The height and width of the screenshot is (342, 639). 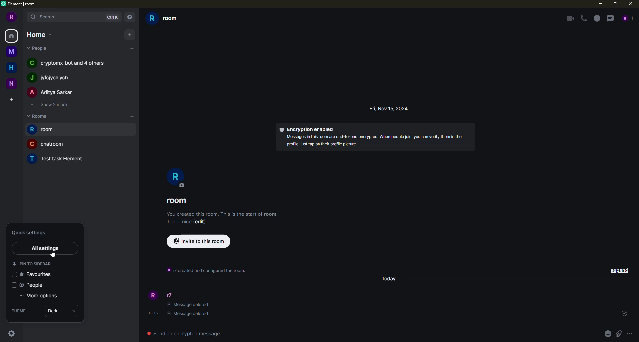 I want to click on topic, so click(x=178, y=223).